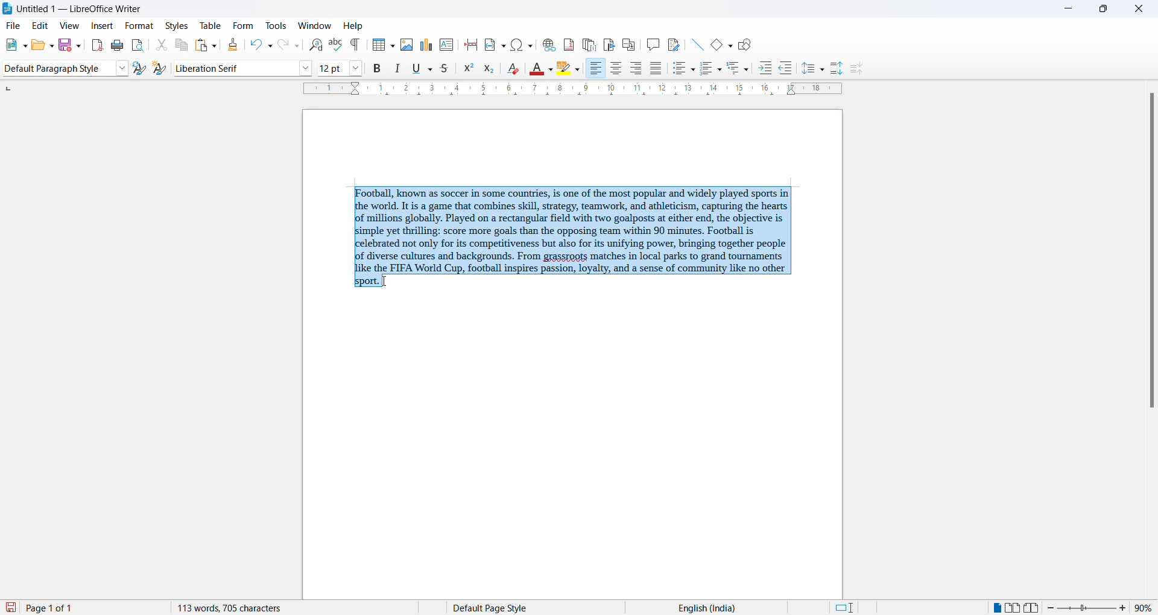 The image size is (1158, 615). Describe the element at coordinates (161, 44) in the screenshot. I see `cut` at that location.